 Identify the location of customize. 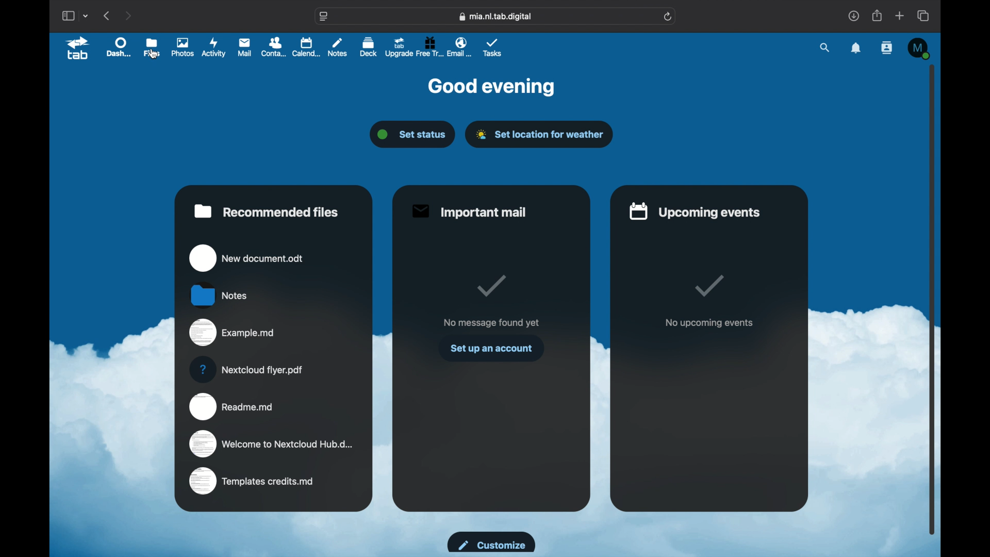
(492, 543).